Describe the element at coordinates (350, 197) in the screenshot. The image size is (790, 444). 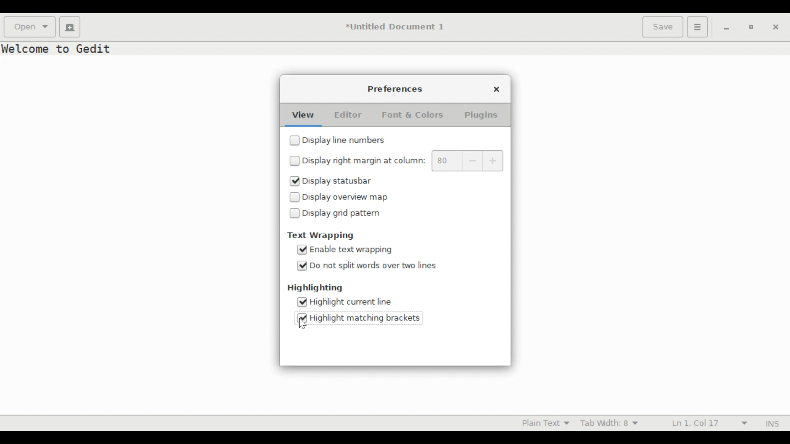
I see `Display overview map` at that location.